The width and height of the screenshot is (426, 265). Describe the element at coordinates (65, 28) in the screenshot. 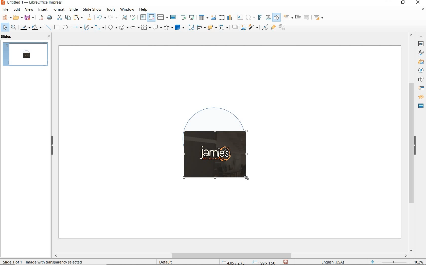

I see `ellipse` at that location.